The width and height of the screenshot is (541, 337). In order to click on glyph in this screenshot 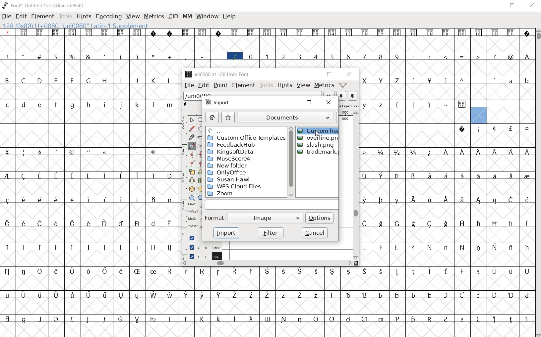, I will do `click(316, 32)`.